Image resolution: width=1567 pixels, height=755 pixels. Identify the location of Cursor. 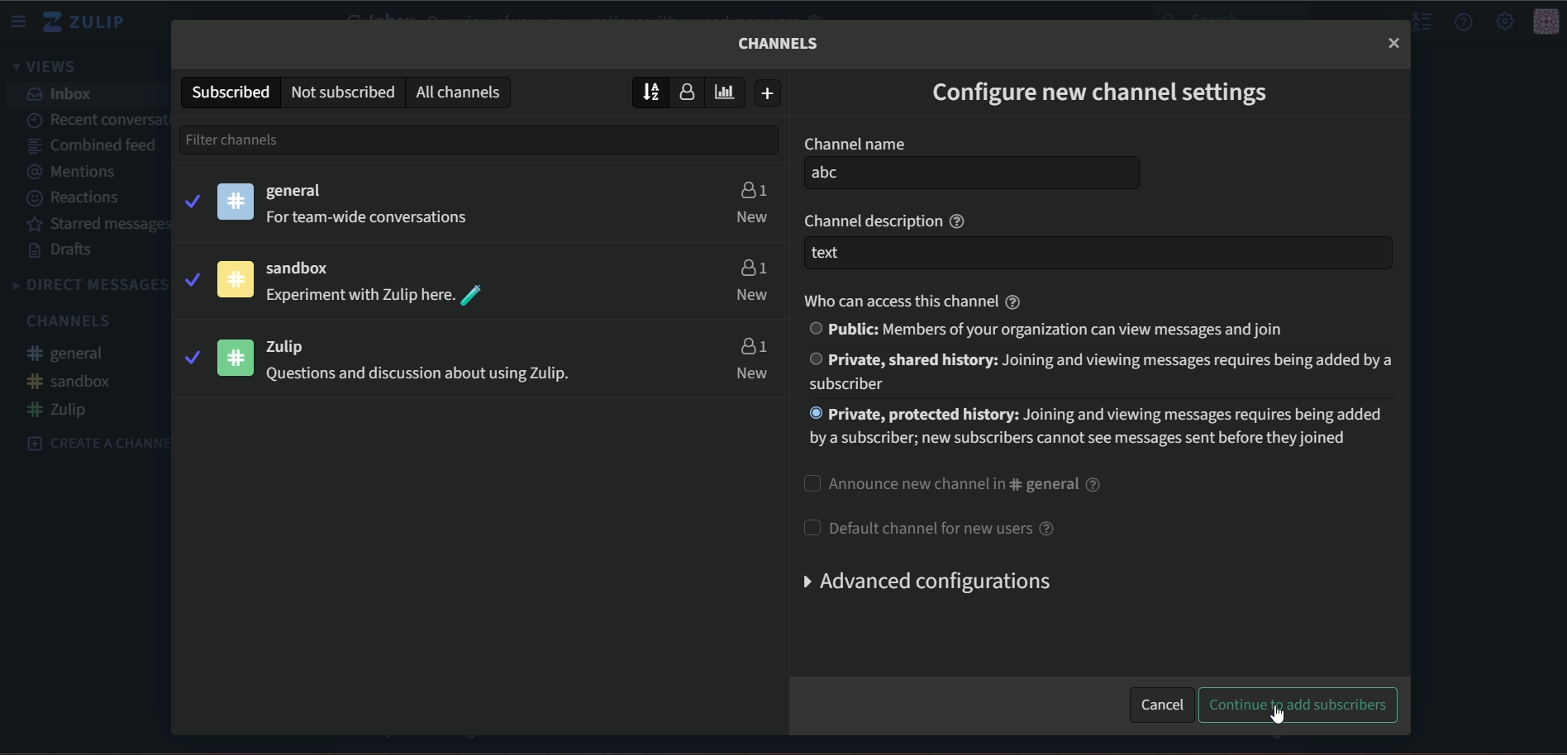
(1275, 715).